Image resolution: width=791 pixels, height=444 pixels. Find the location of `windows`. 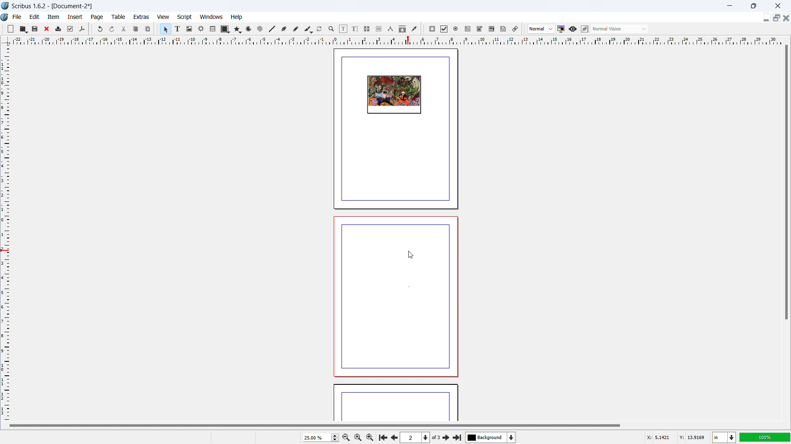

windows is located at coordinates (212, 17).